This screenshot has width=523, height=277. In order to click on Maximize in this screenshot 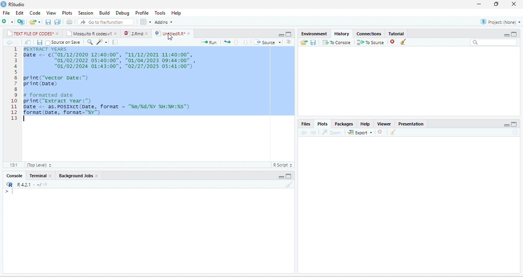, I will do `click(514, 34)`.